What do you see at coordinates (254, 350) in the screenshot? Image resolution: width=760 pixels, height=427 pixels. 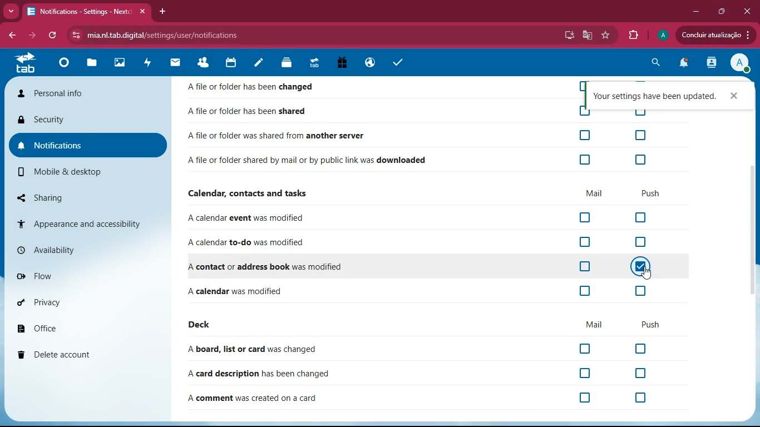 I see `A board, list or card was changed` at bounding box center [254, 350].